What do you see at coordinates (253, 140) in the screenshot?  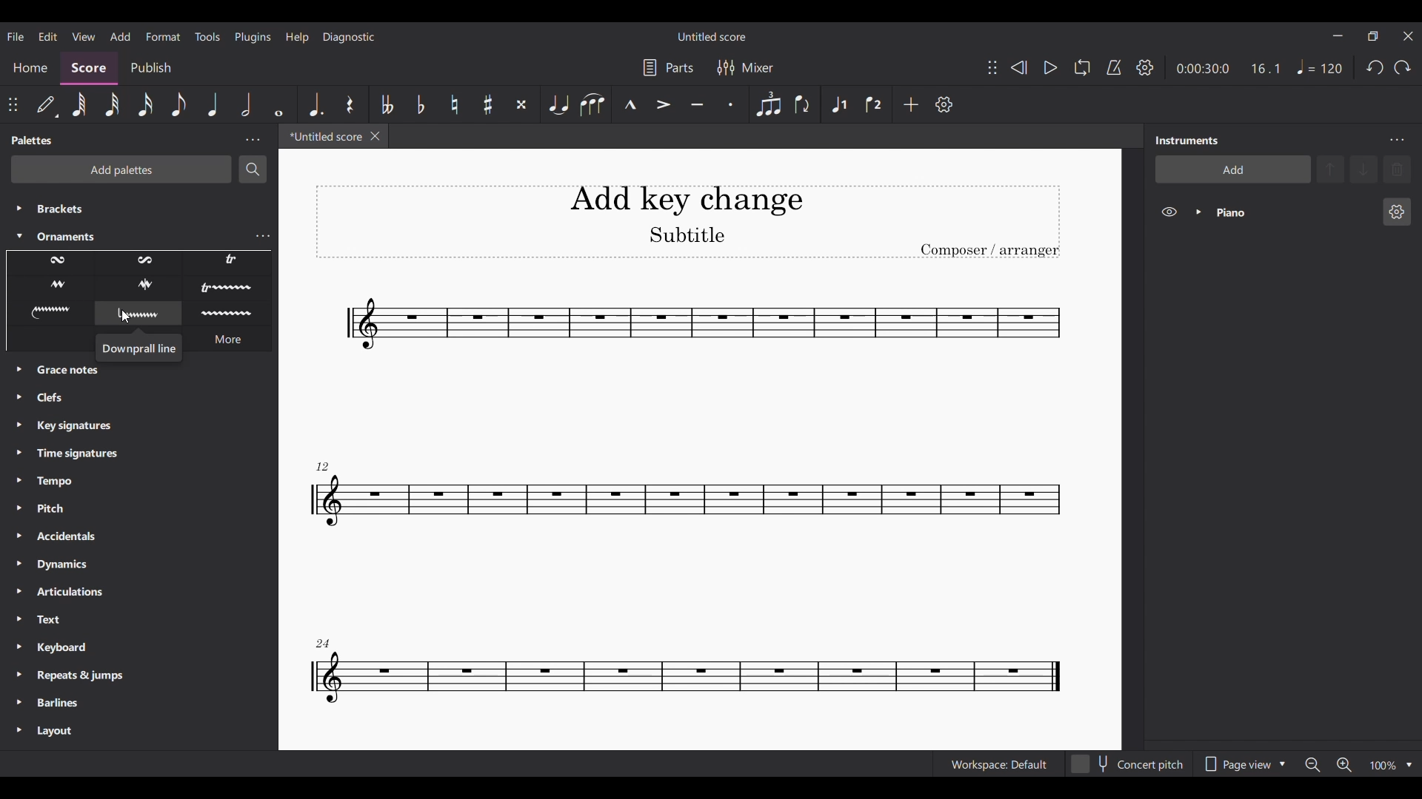 I see `Palette settings` at bounding box center [253, 140].